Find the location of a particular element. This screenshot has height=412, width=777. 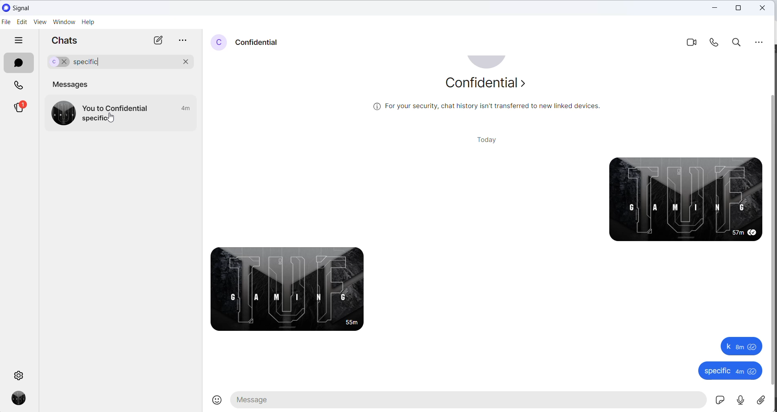

profile picture is located at coordinates (218, 43).